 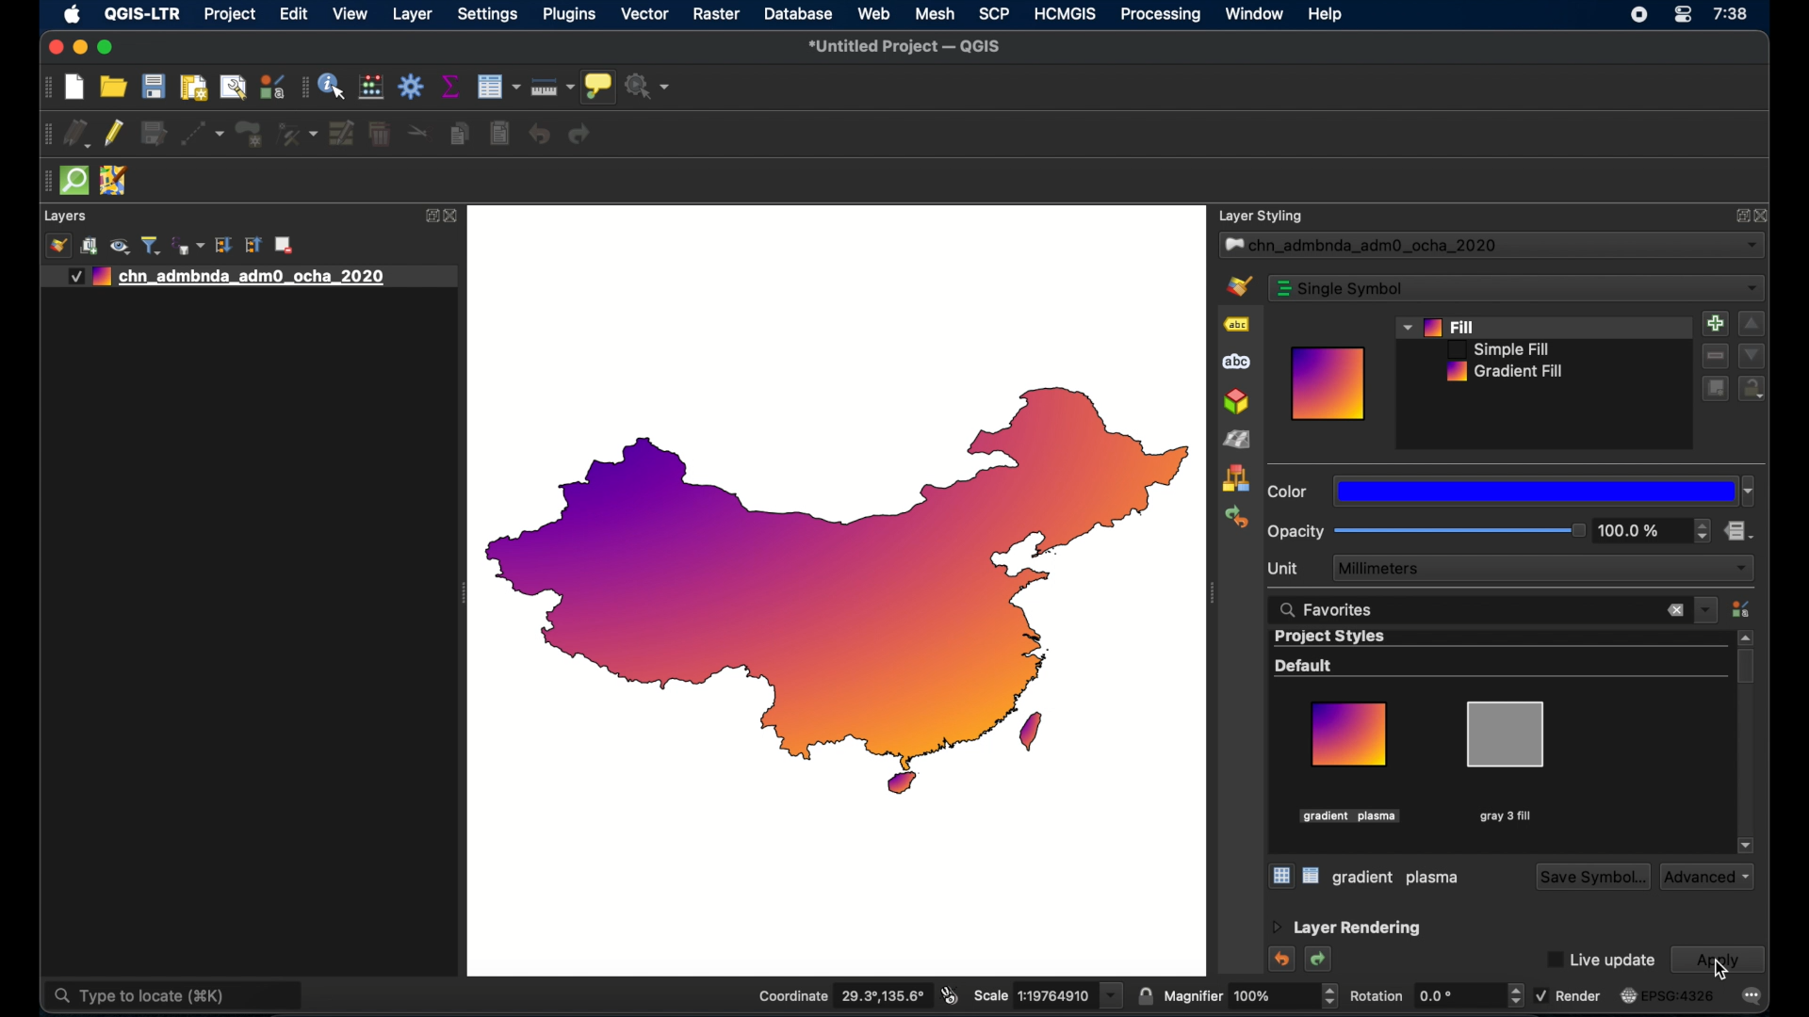 I want to click on processing, so click(x=1160, y=15).